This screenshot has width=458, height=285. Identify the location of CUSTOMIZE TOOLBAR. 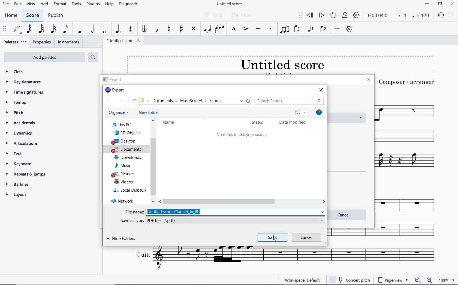
(349, 29).